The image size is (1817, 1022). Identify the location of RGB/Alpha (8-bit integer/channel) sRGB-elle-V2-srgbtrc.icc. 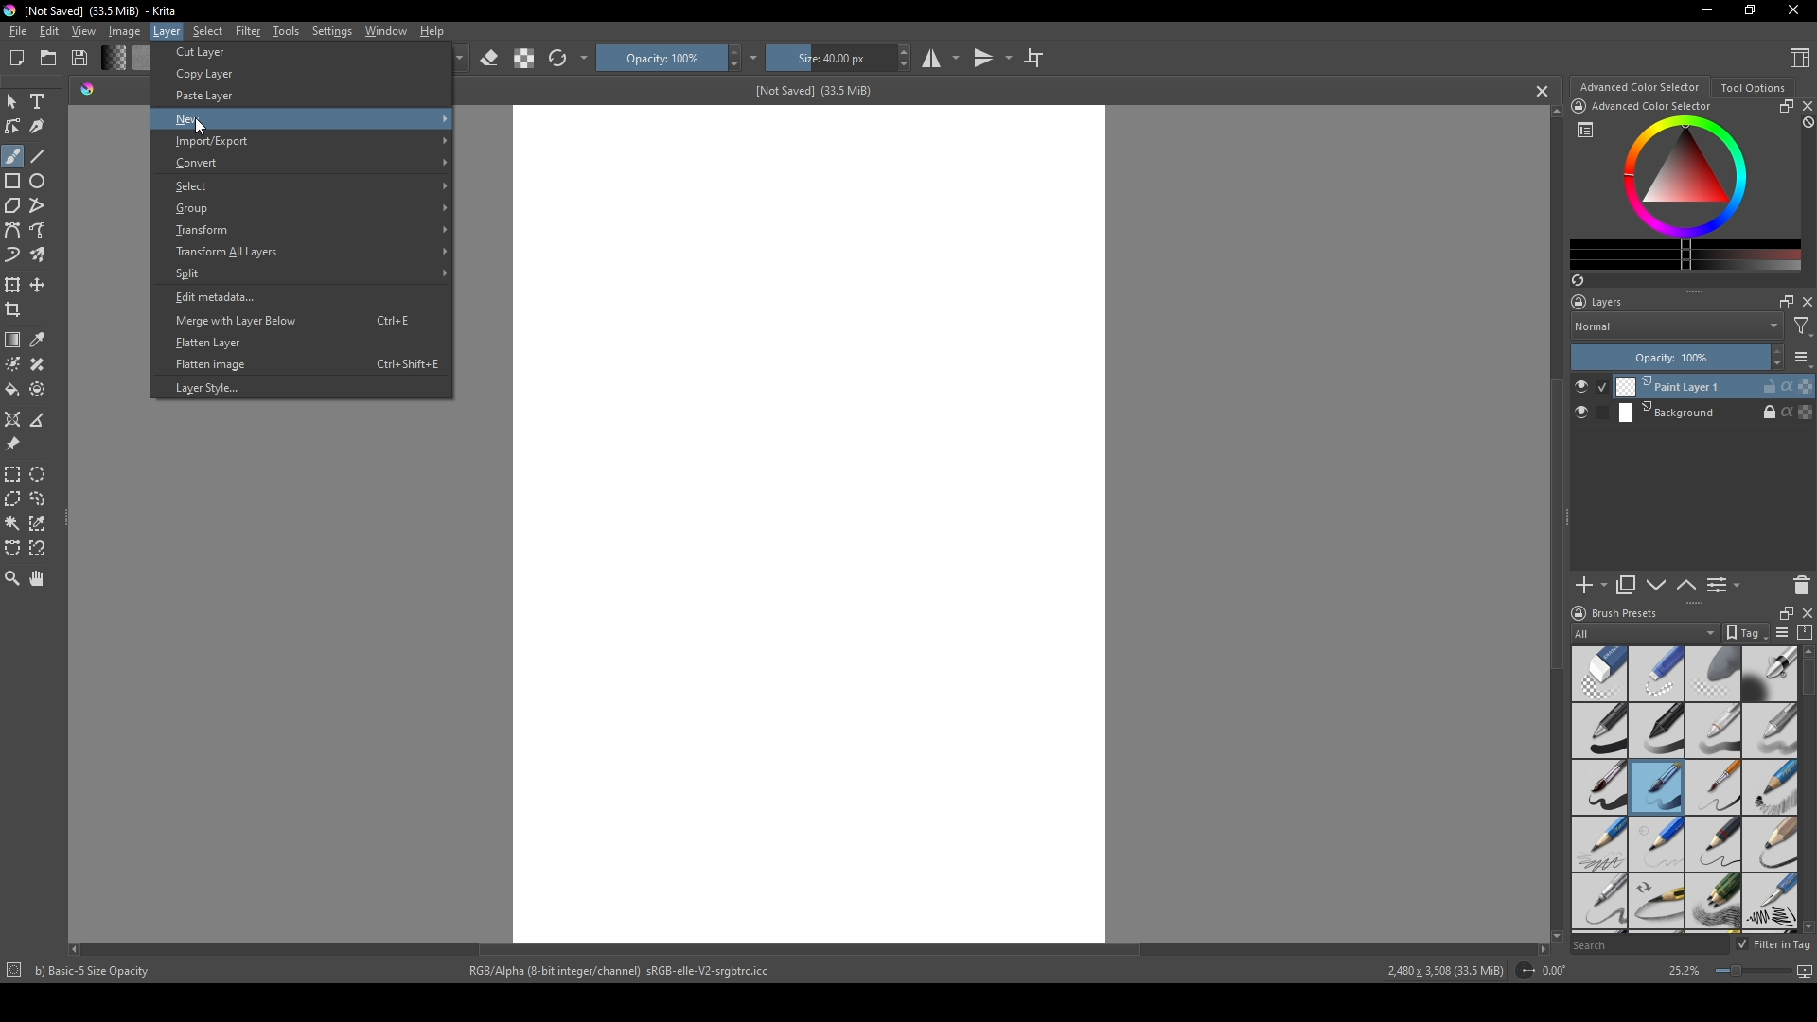
(627, 971).